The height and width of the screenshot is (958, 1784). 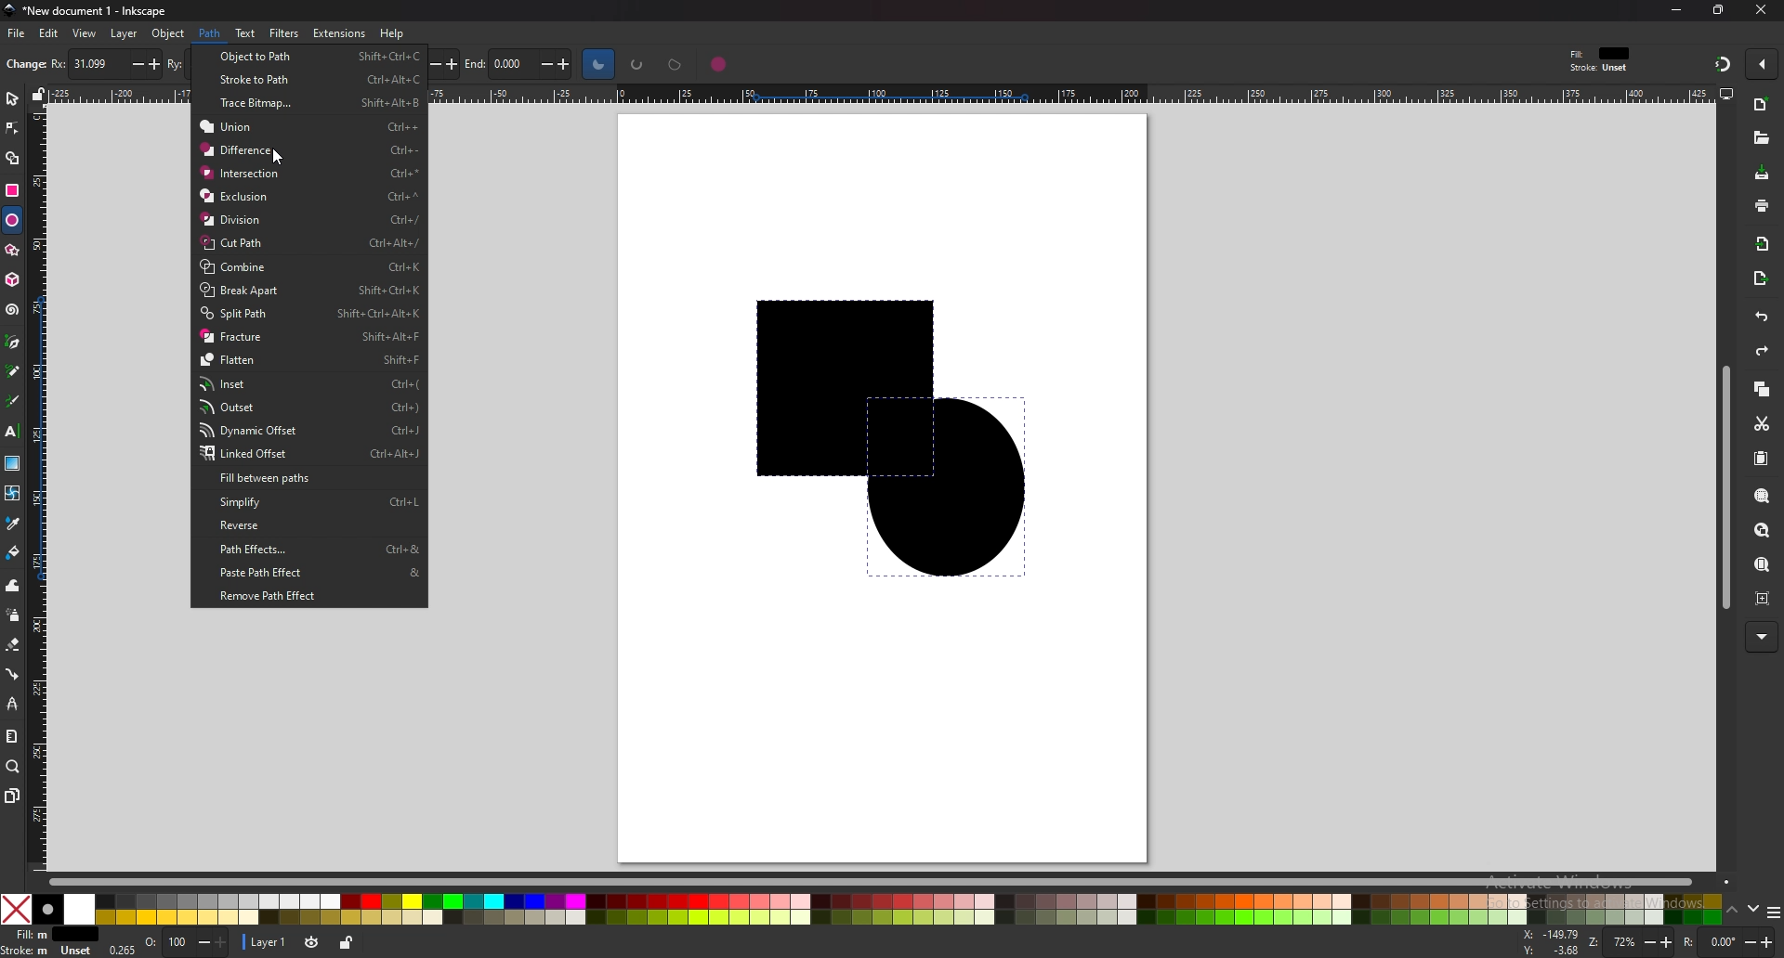 What do you see at coordinates (1762, 390) in the screenshot?
I see `copy` at bounding box center [1762, 390].